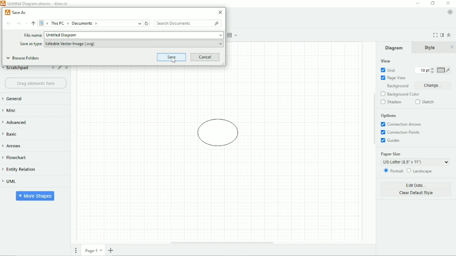 The image size is (456, 256). I want to click on Appearance, so click(450, 12).